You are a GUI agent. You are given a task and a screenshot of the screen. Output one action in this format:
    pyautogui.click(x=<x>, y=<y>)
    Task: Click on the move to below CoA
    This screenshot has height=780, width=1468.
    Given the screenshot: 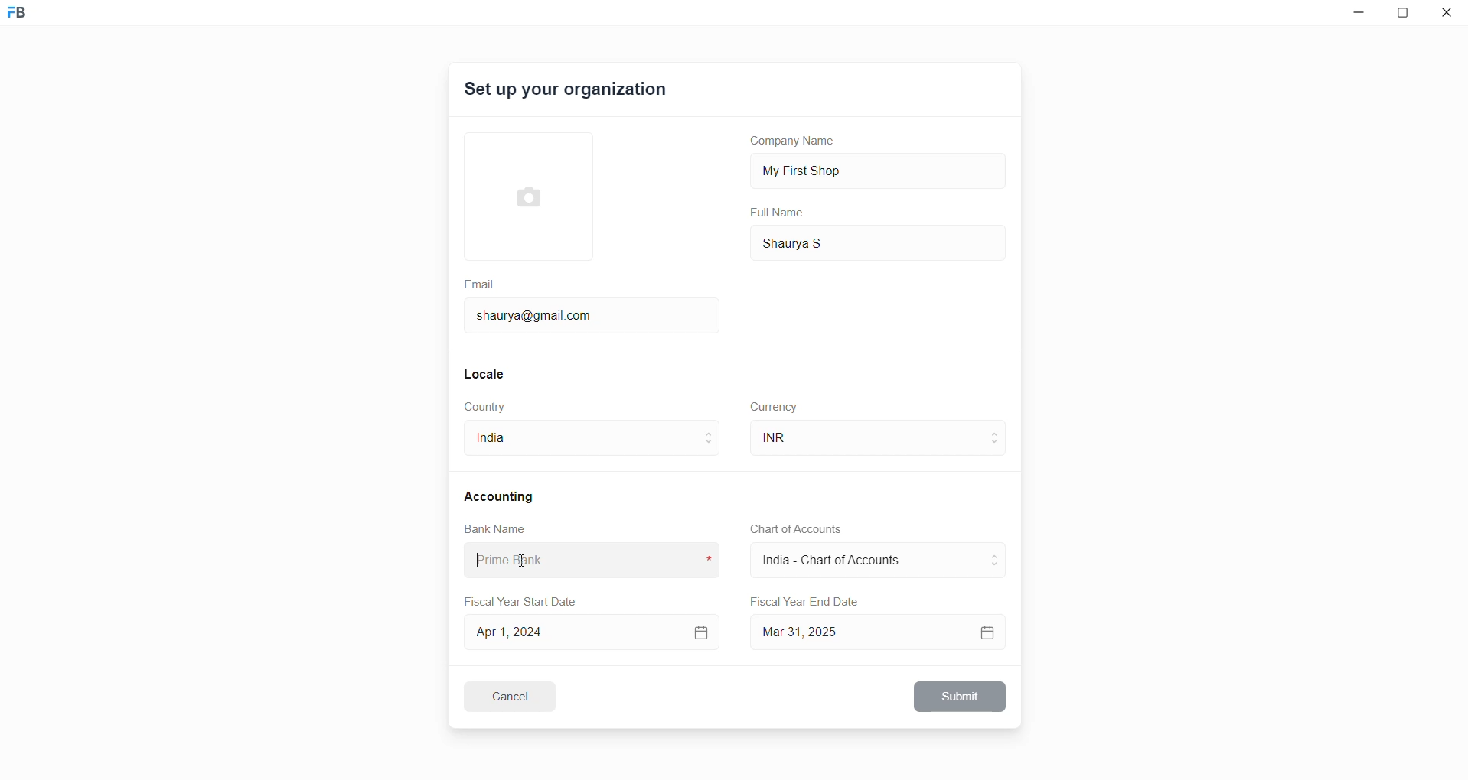 What is the action you would take?
    pyautogui.click(x=996, y=567)
    